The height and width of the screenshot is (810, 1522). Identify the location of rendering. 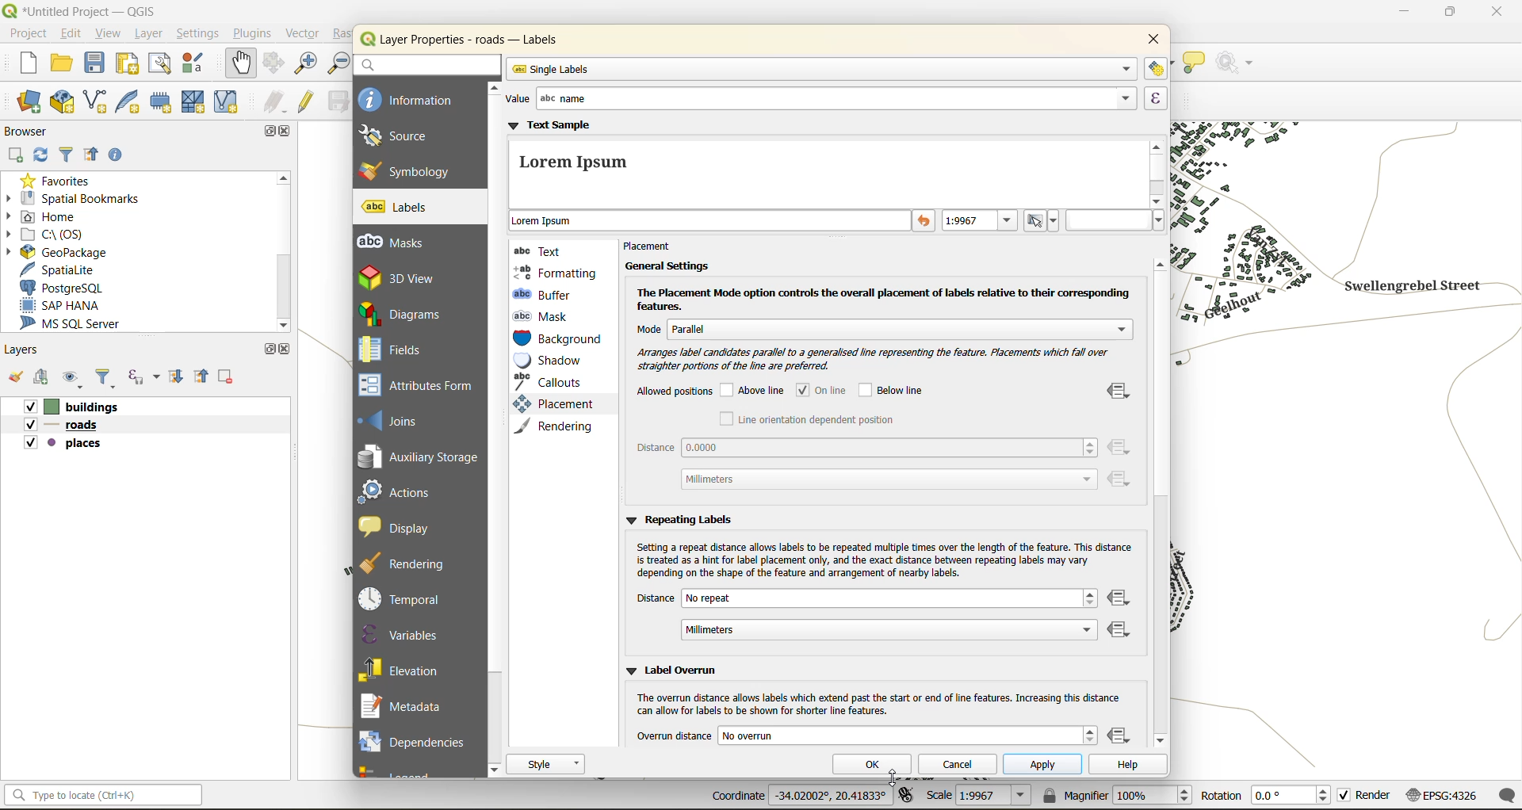
(412, 564).